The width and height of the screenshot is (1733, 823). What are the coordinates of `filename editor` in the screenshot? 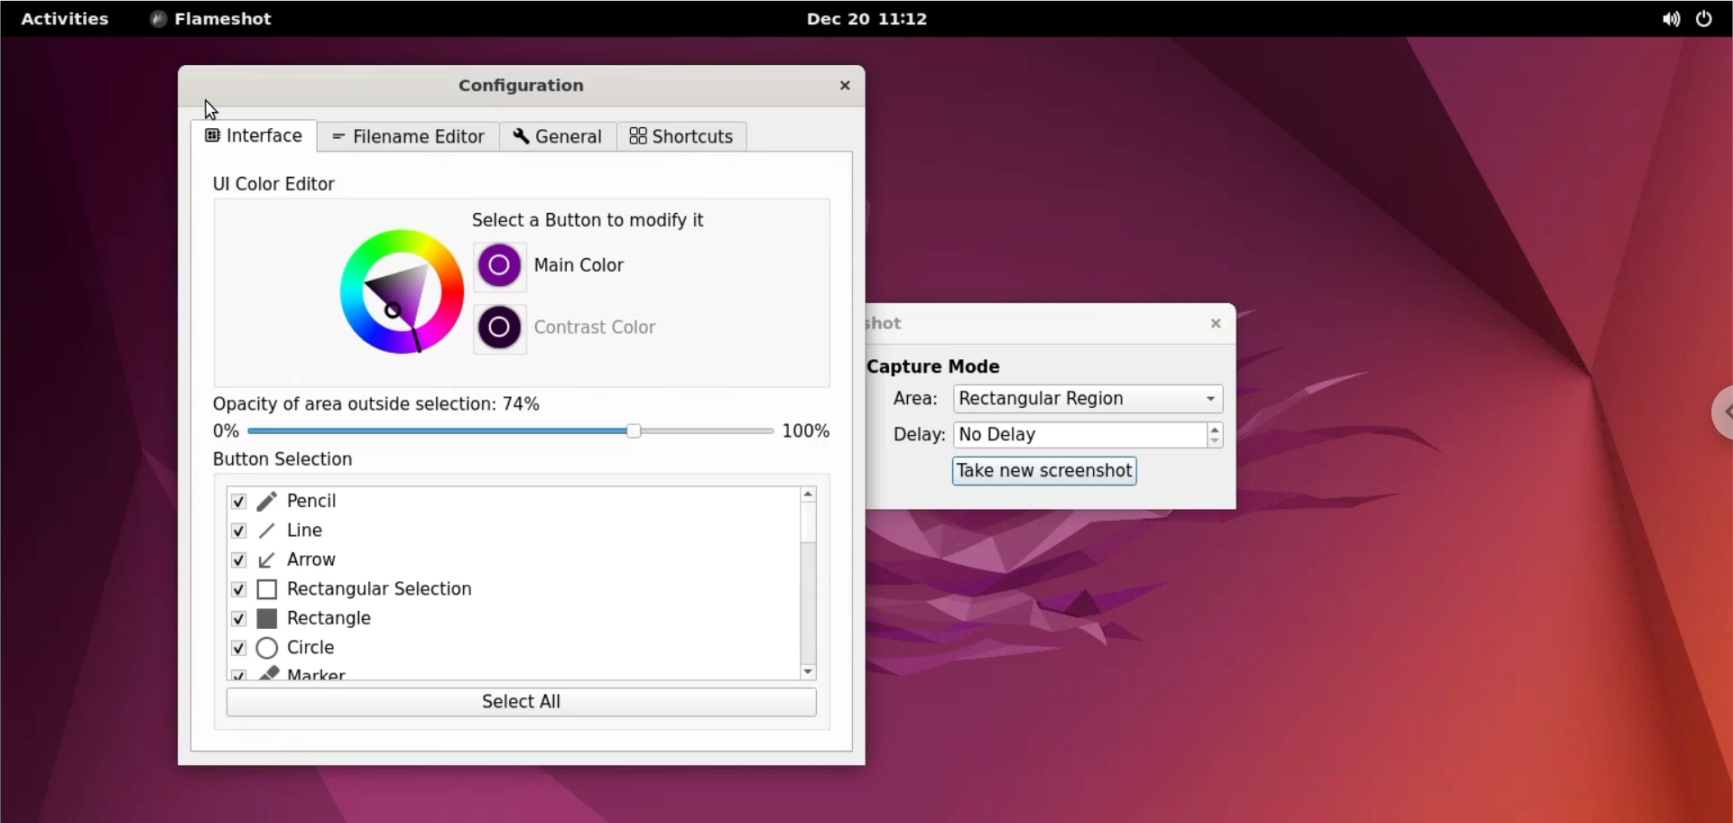 It's located at (405, 136).